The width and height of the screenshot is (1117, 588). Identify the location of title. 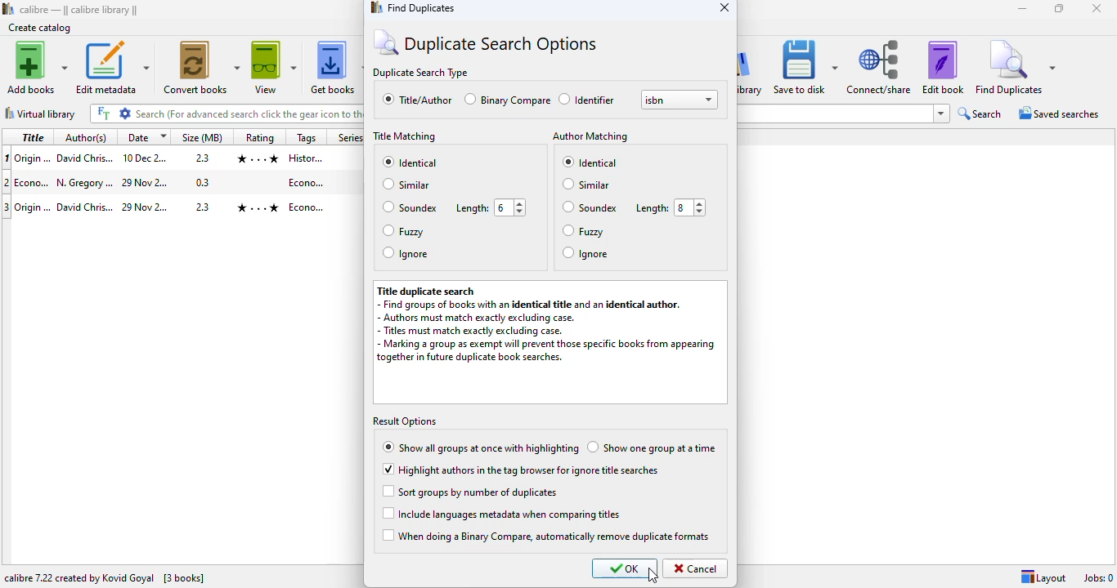
(33, 136).